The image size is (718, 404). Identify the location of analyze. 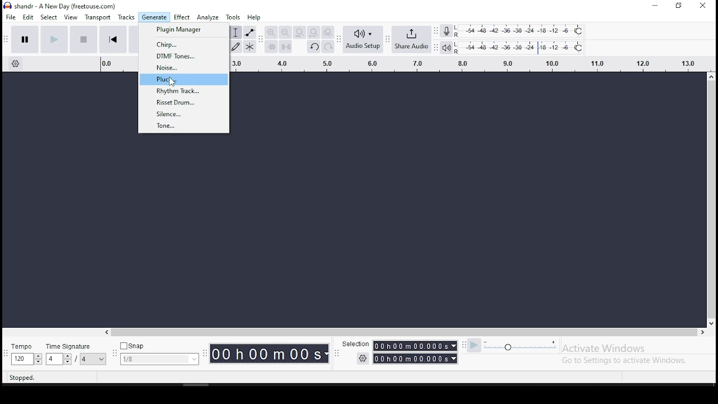
(207, 17).